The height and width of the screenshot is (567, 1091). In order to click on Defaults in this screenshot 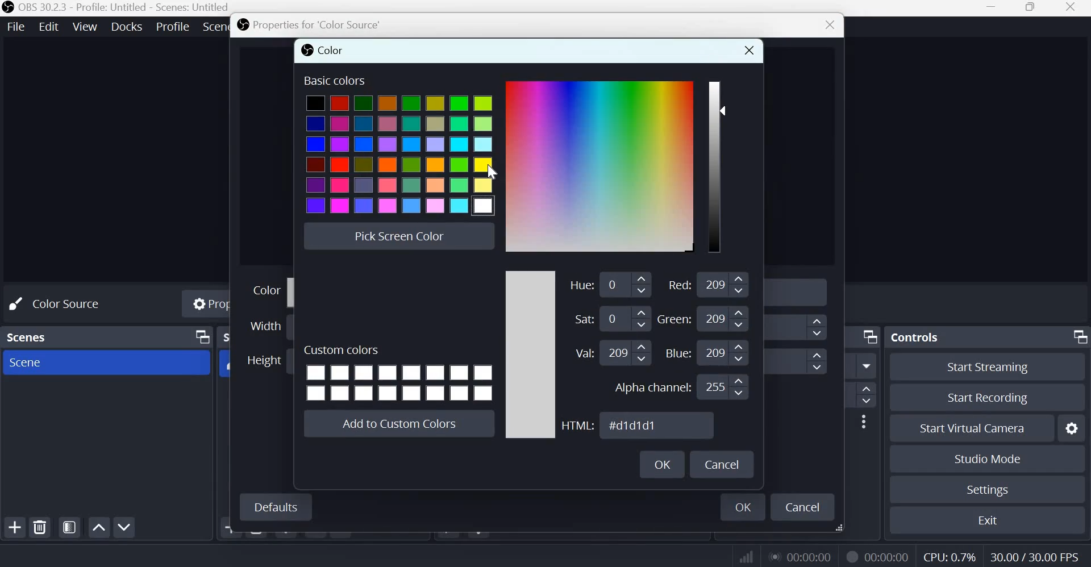, I will do `click(277, 506)`.